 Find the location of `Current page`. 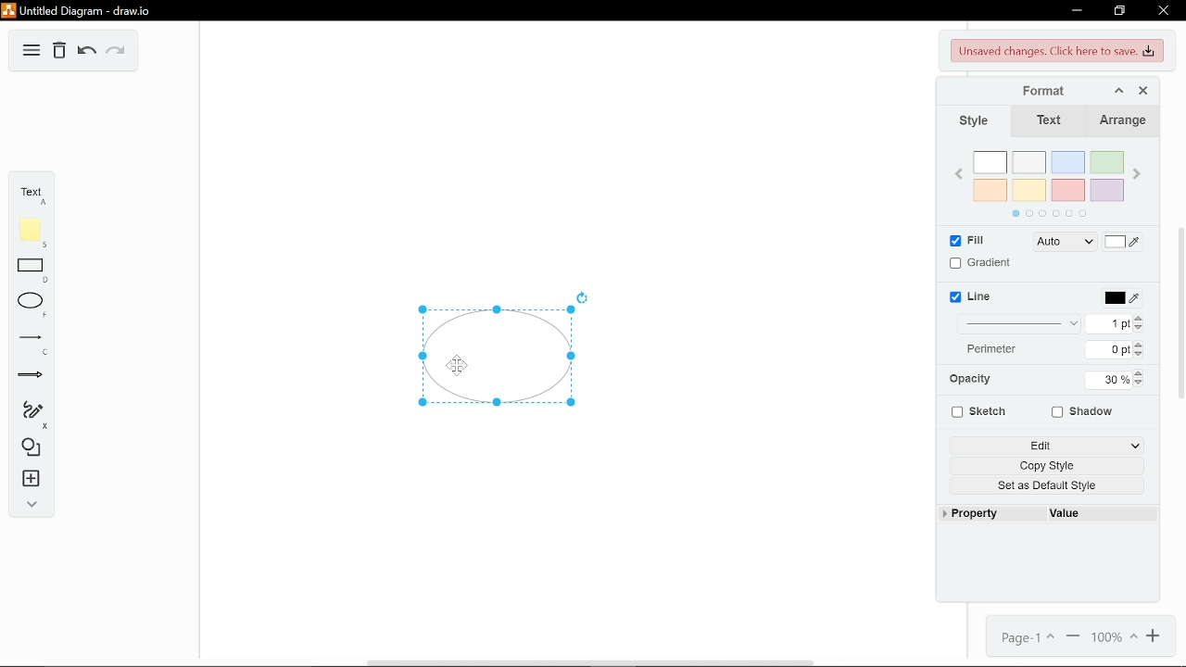

Current page is located at coordinates (1028, 638).